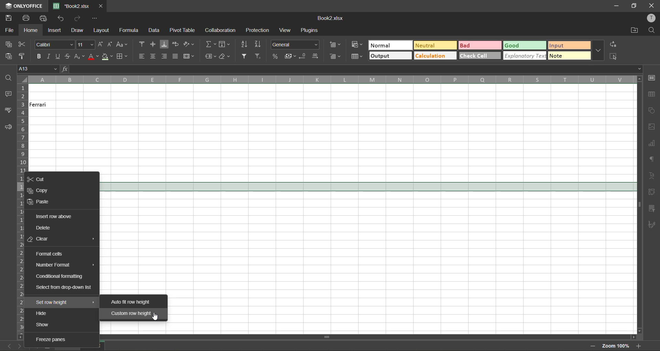 This screenshot has height=351, width=660. I want to click on italic, so click(49, 56).